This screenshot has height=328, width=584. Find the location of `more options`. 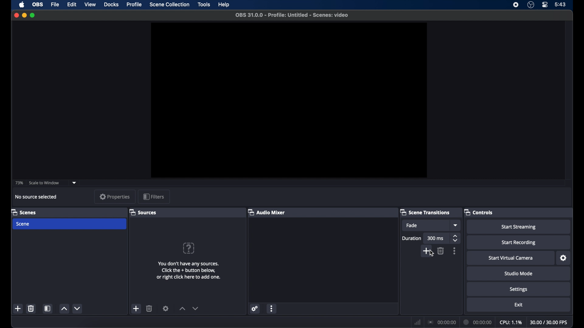

more options is located at coordinates (272, 308).